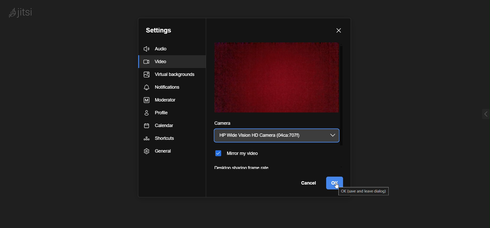 The width and height of the screenshot is (490, 228). I want to click on current camera, so click(273, 135).